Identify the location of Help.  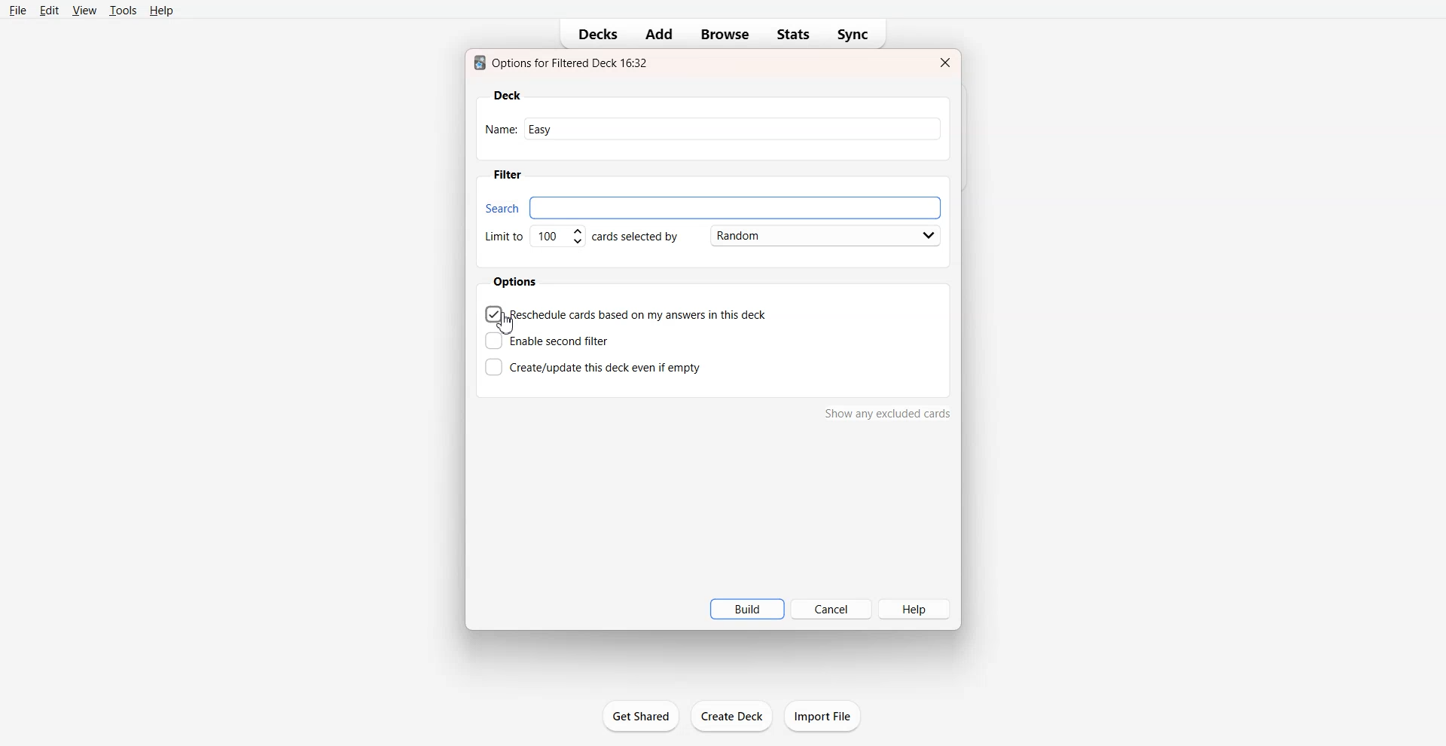
(915, 608).